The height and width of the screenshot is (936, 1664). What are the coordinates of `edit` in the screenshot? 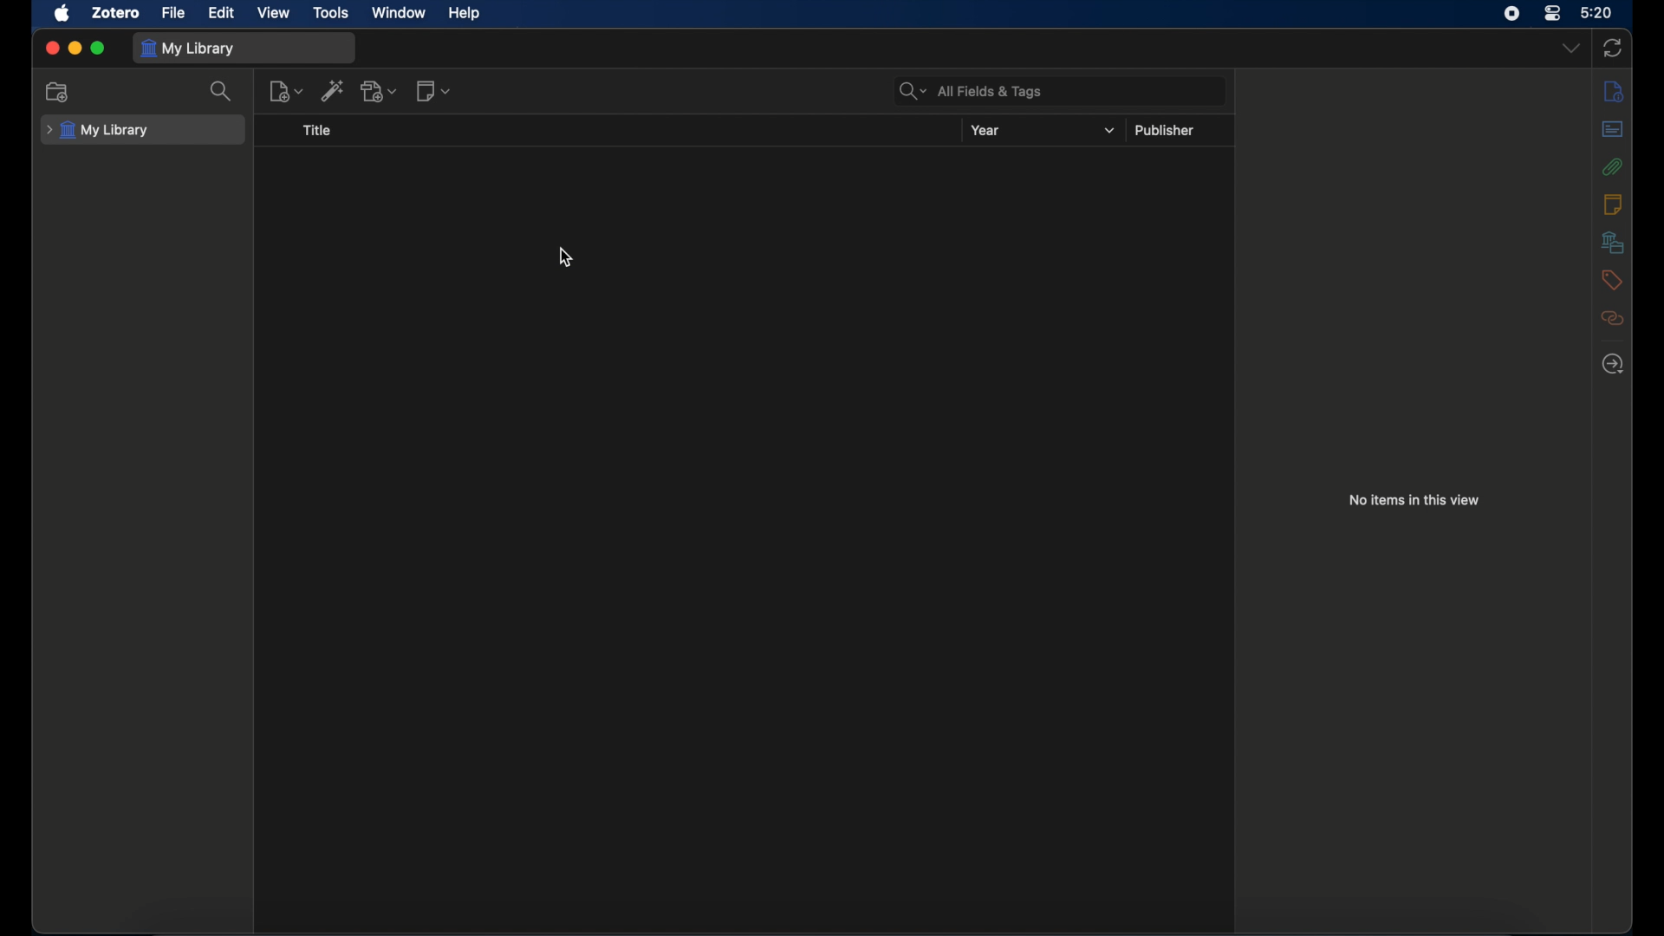 It's located at (224, 12).